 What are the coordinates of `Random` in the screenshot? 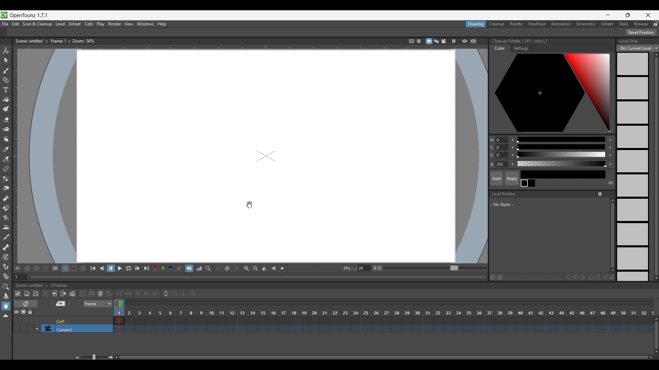 It's located at (193, 294).